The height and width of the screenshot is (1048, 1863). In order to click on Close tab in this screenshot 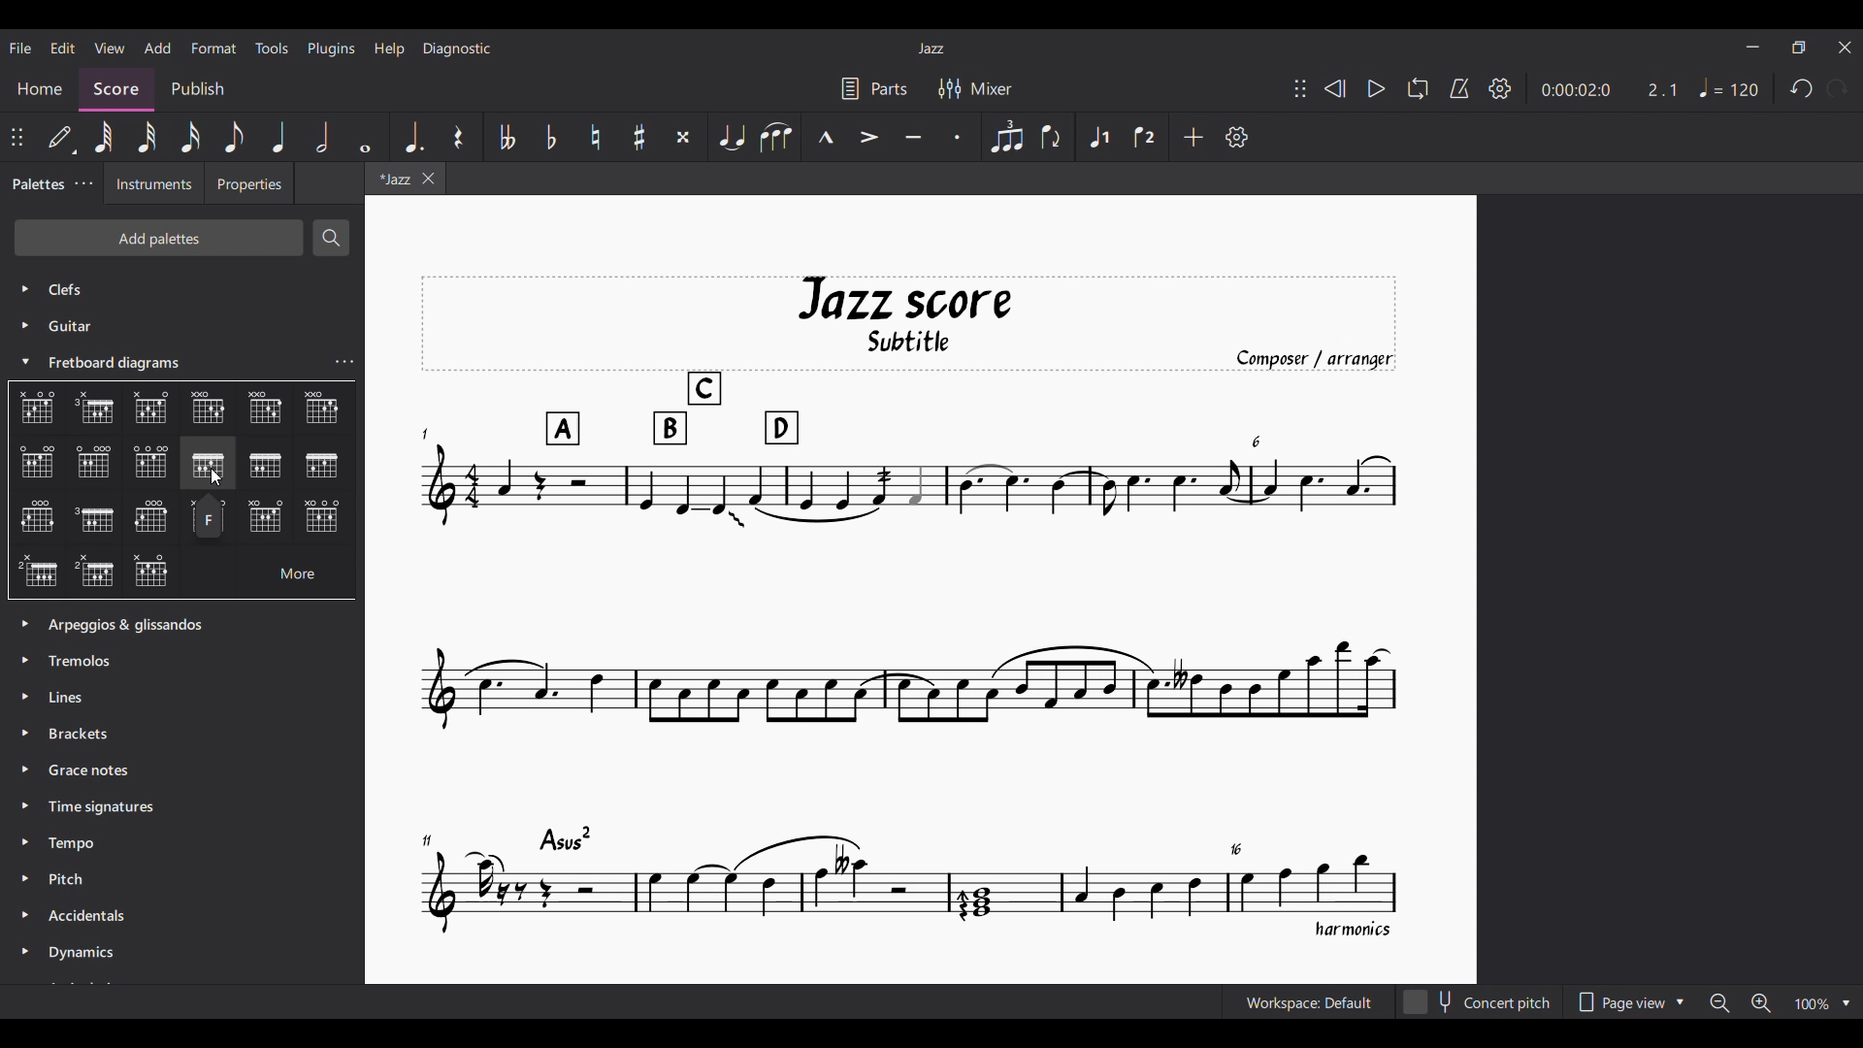, I will do `click(429, 179)`.